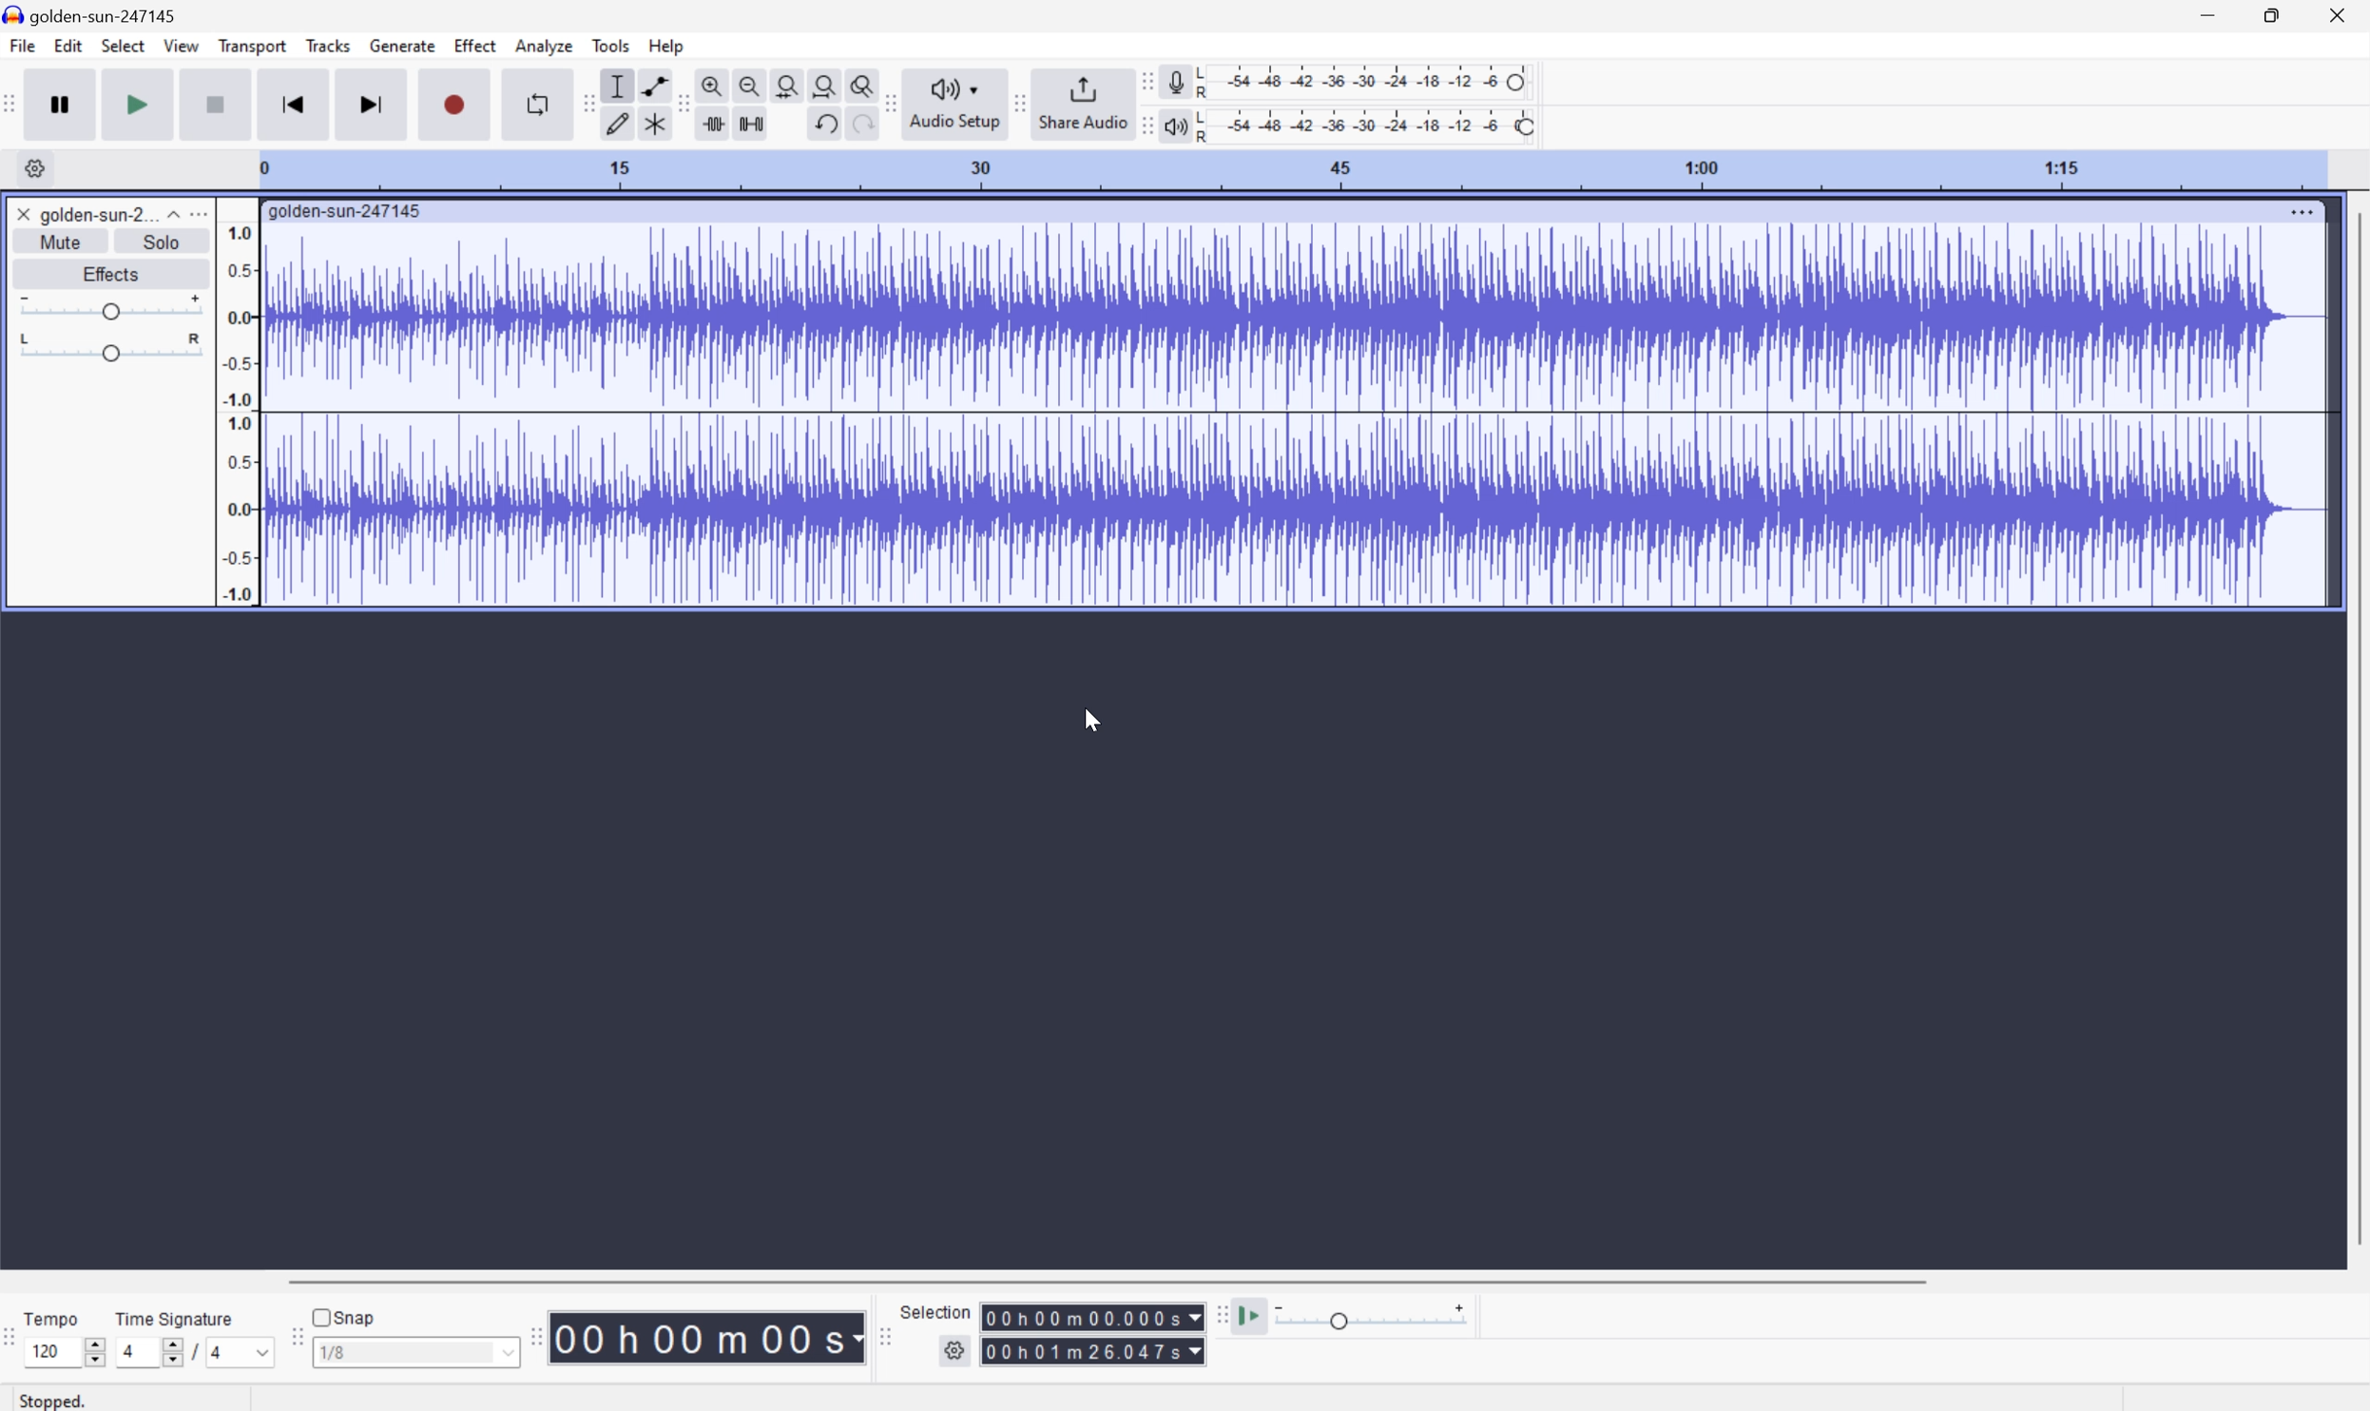 This screenshot has width=2370, height=1411. Describe the element at coordinates (294, 103) in the screenshot. I see `Skip to start` at that location.